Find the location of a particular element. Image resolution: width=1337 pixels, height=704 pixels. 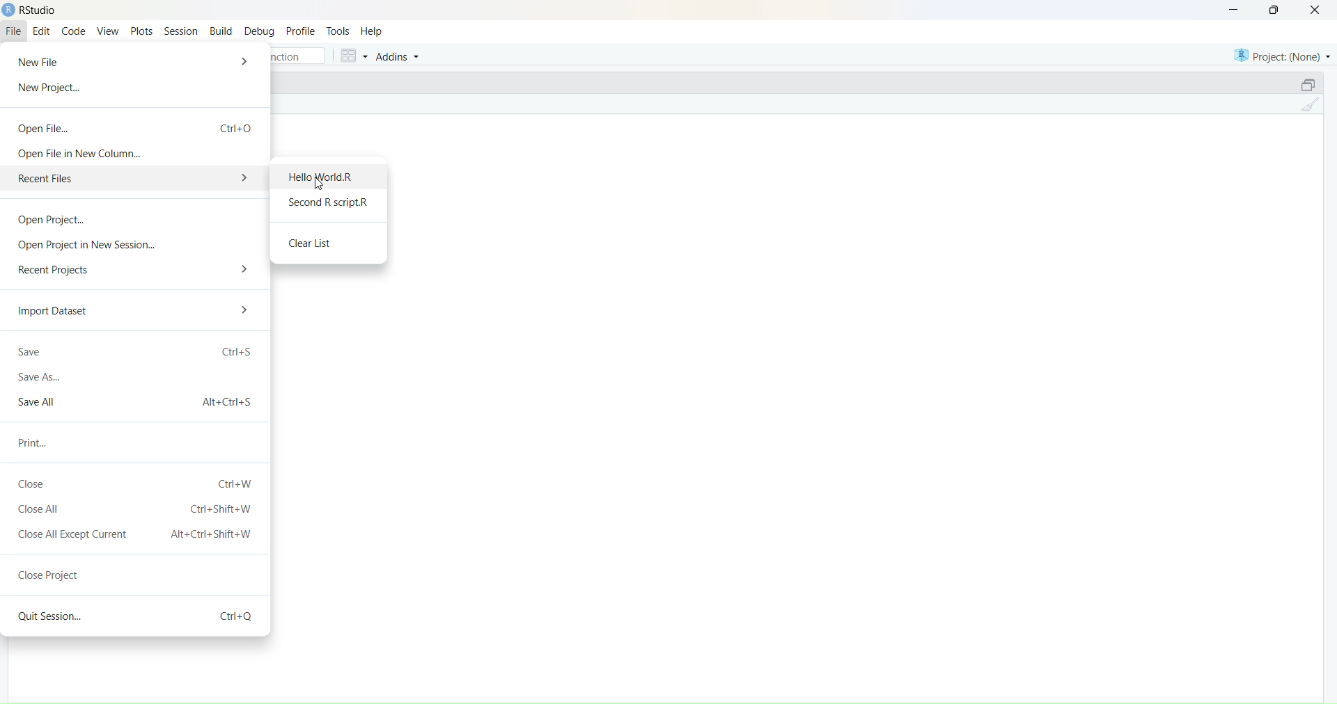

Print... is located at coordinates (36, 444).